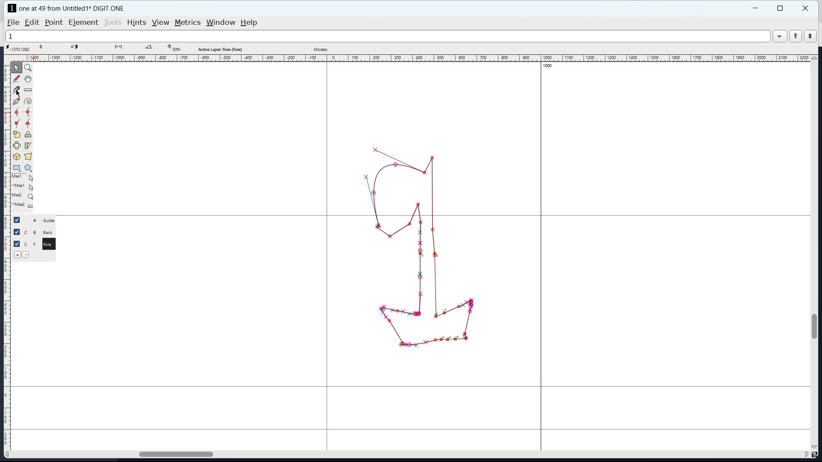 The height and width of the screenshot is (462, 822). What do you see at coordinates (31, 220) in the screenshot?
I see `#` at bounding box center [31, 220].